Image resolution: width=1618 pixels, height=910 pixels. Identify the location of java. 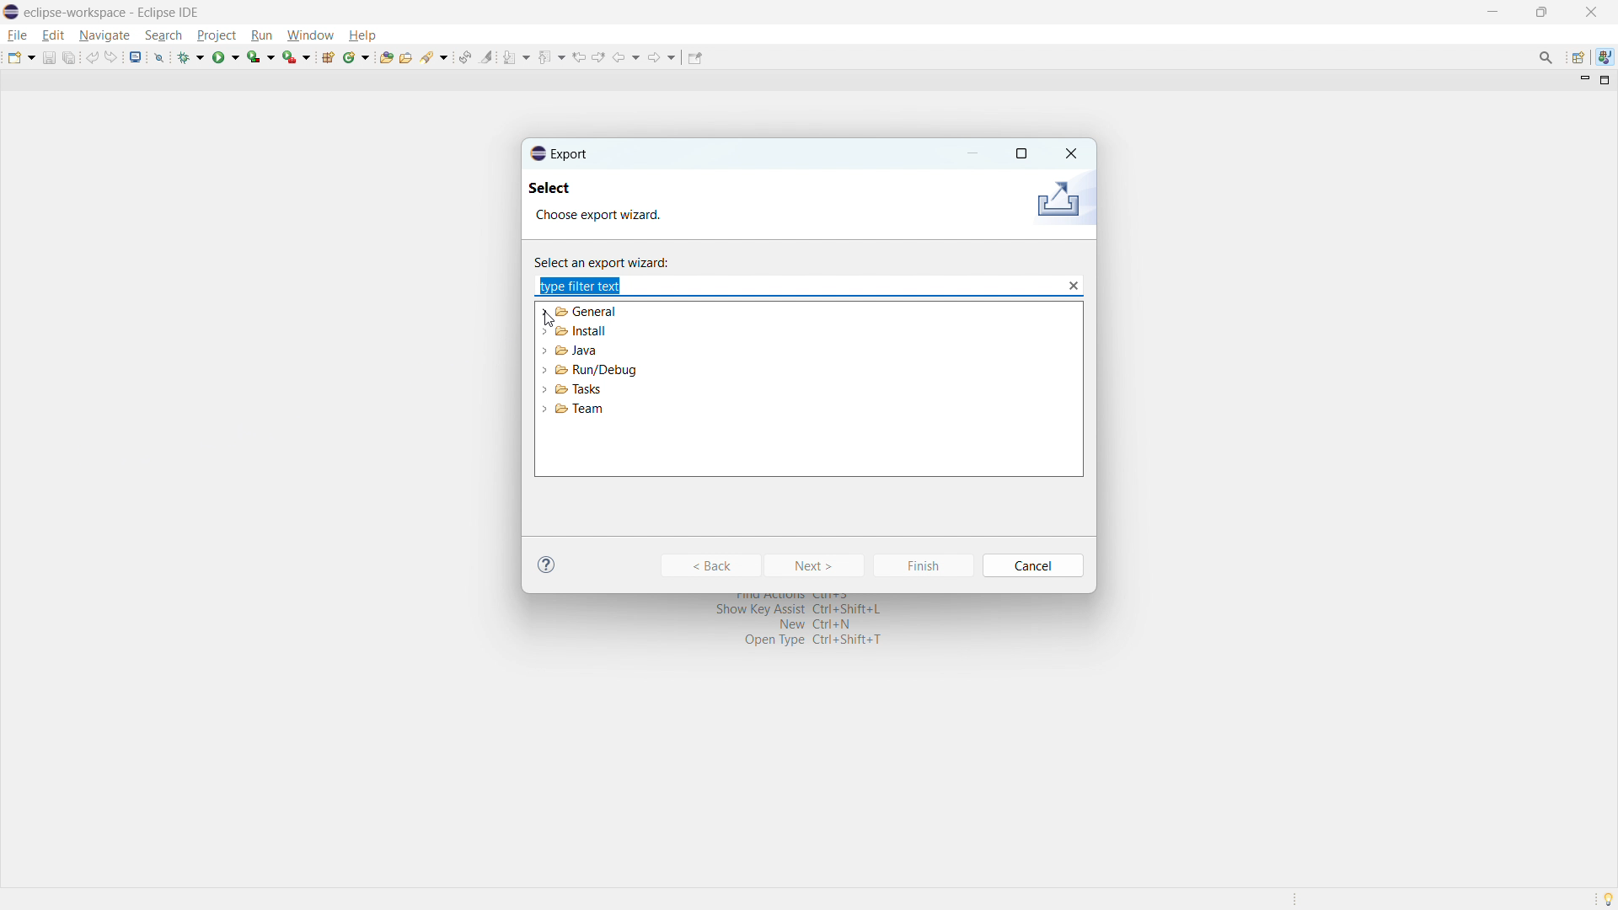
(1605, 56).